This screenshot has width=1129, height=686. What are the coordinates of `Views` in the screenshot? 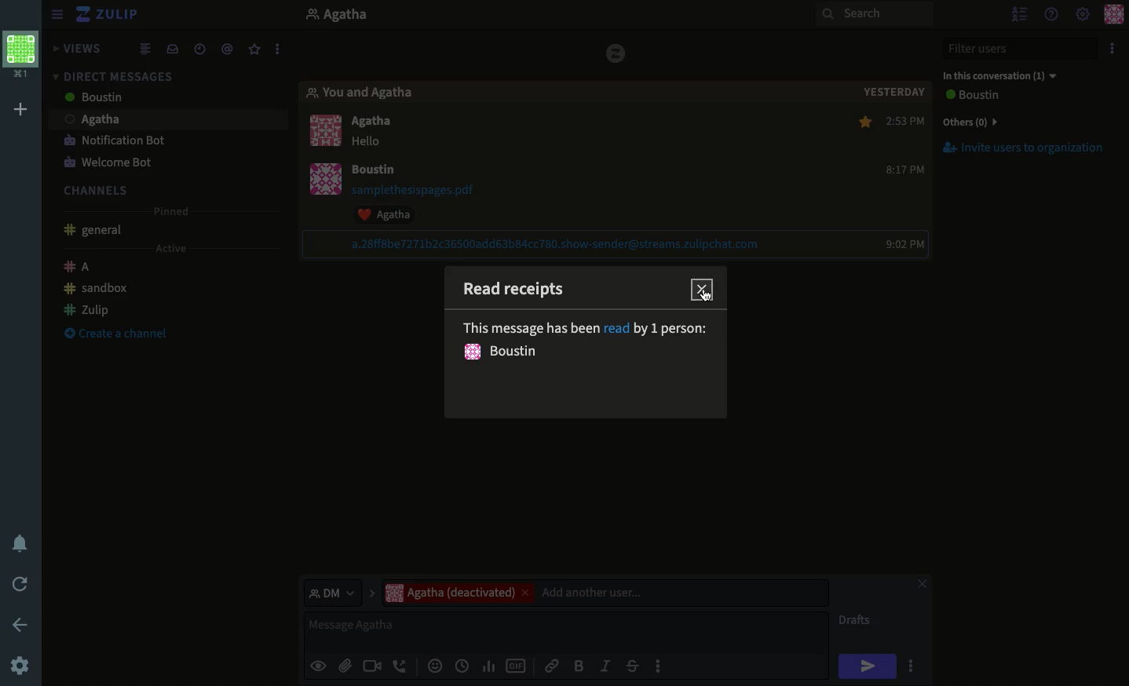 It's located at (80, 49).